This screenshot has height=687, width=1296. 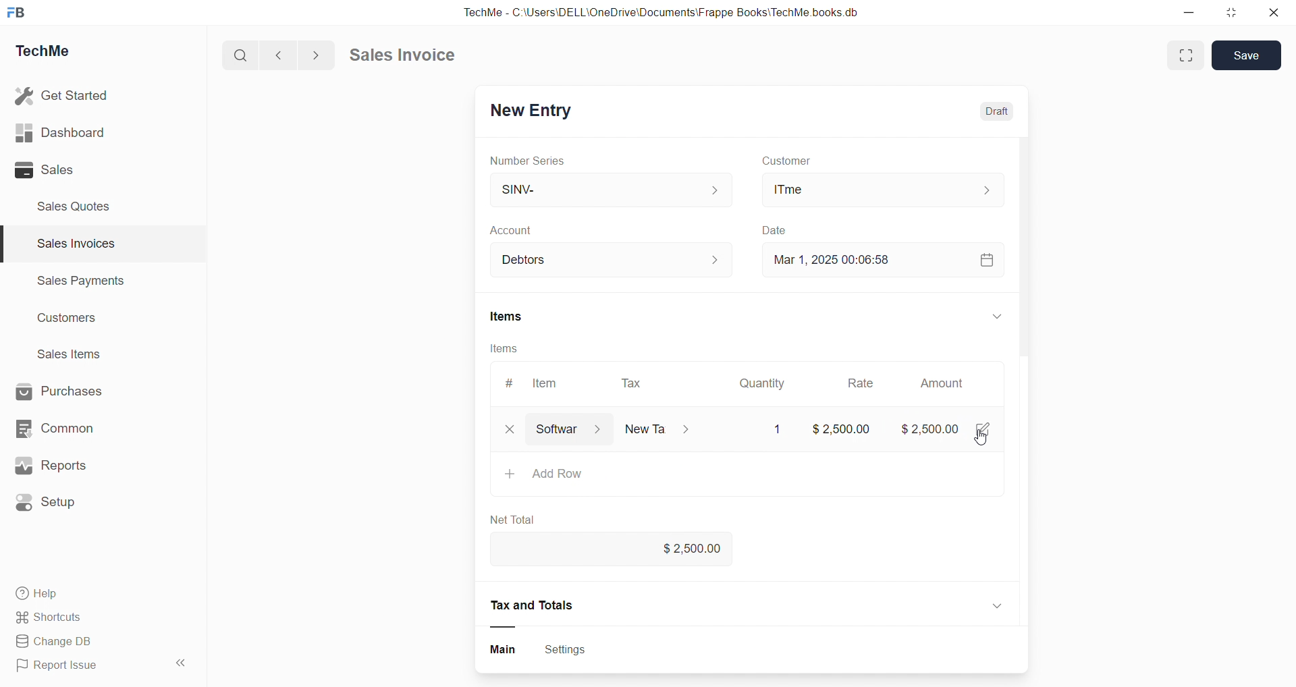 What do you see at coordinates (724, 260) in the screenshot?
I see `Increase decrease button` at bounding box center [724, 260].